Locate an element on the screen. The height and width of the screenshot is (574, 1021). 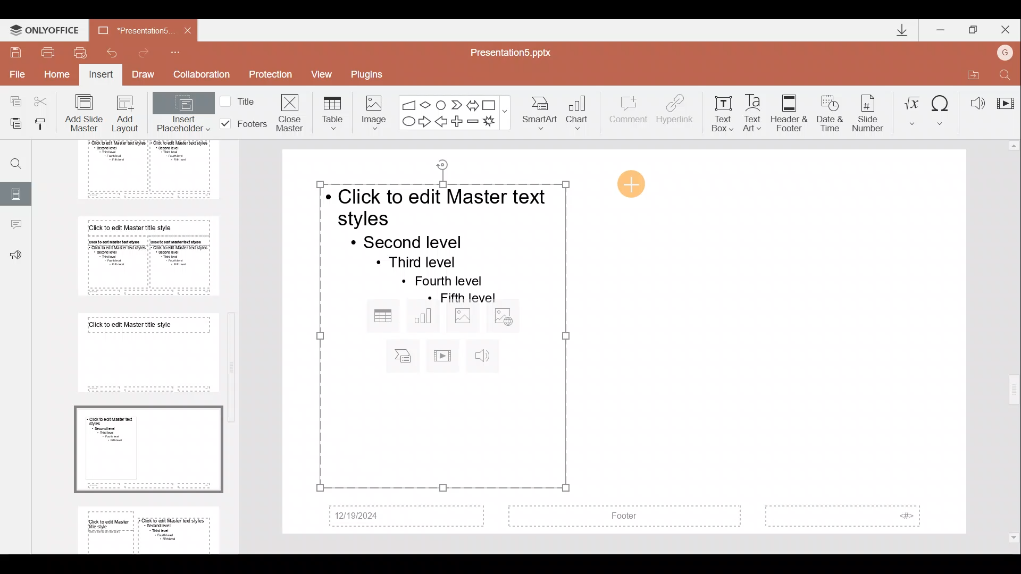
Draw is located at coordinates (147, 75).